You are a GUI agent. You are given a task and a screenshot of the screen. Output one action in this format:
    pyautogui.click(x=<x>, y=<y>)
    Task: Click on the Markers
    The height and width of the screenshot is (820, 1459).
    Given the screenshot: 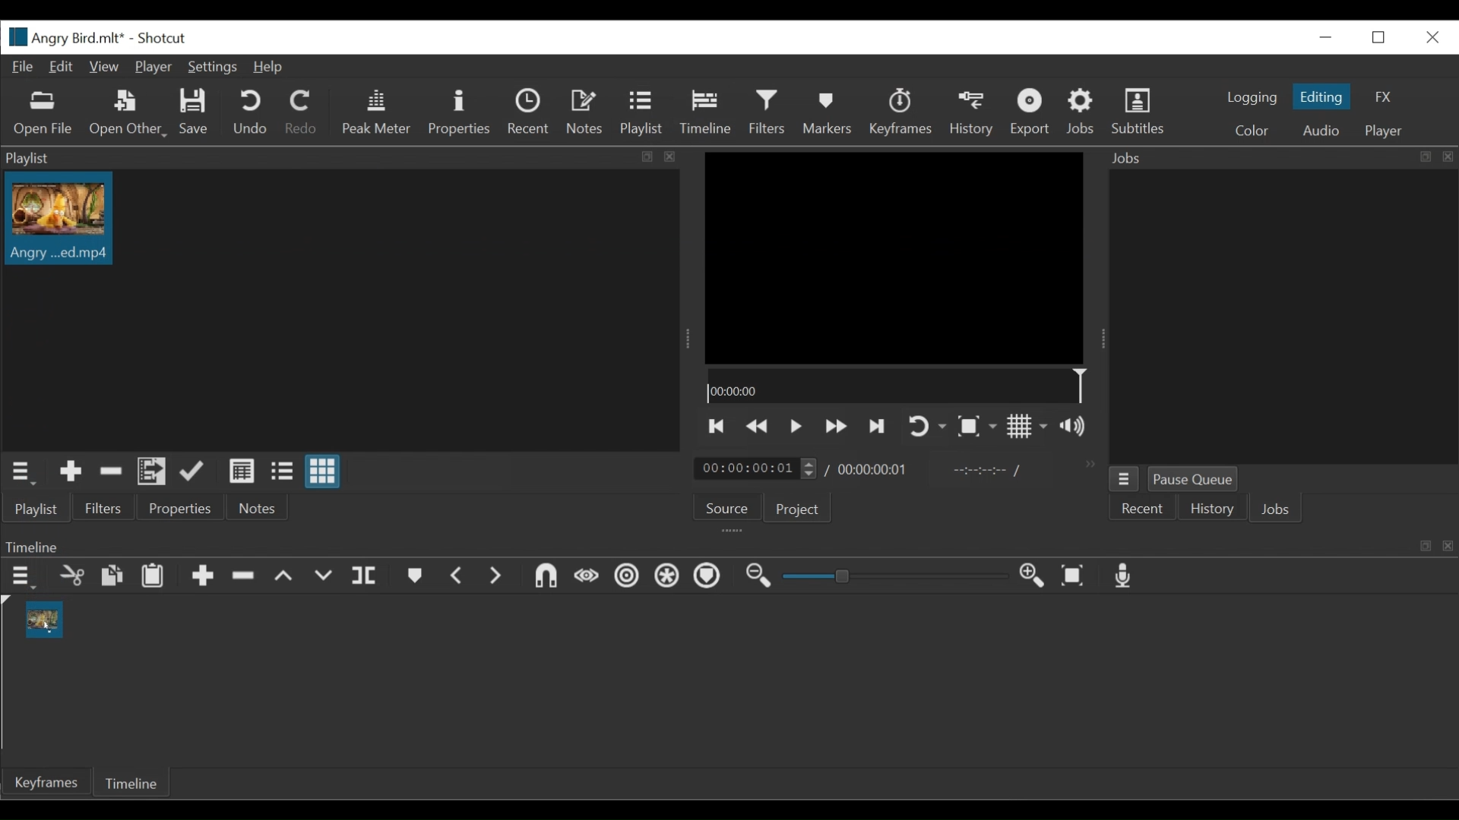 What is the action you would take?
    pyautogui.click(x=708, y=576)
    